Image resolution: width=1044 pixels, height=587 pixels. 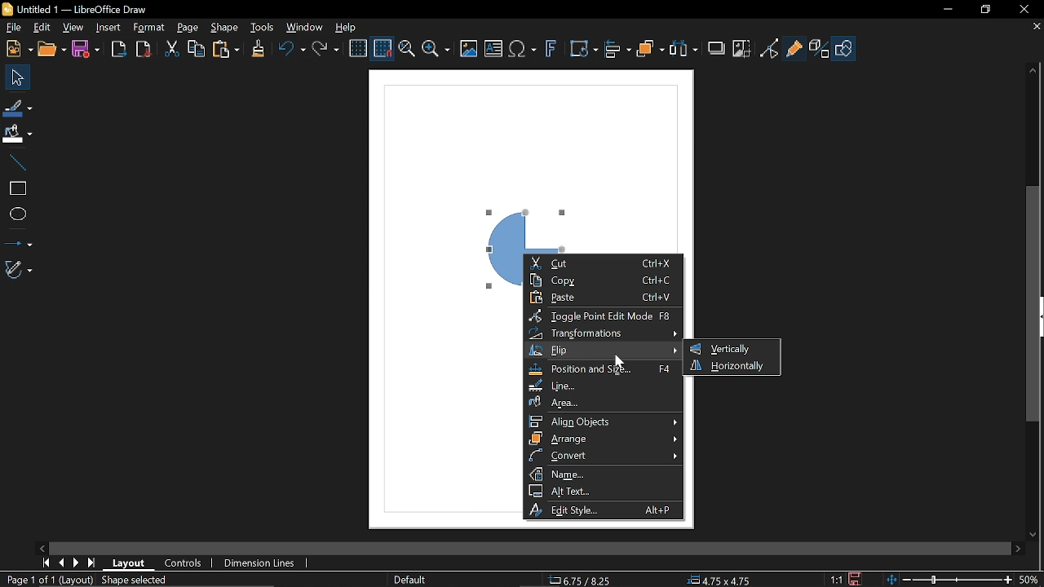 What do you see at coordinates (1219, 697) in the screenshot?
I see `cursor` at bounding box center [1219, 697].